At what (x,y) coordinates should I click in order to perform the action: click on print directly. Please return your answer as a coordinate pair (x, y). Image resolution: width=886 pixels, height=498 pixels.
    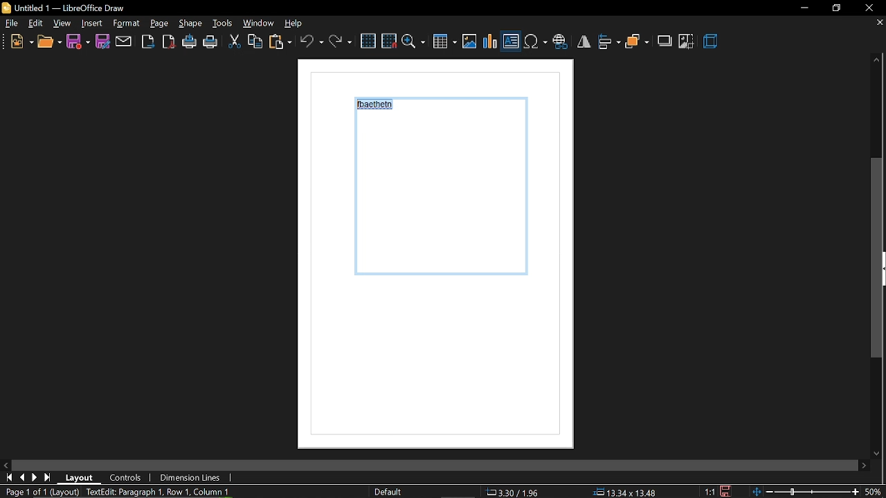
    Looking at the image, I should click on (190, 41).